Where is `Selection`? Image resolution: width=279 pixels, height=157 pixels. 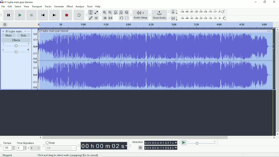
Selection is located at coordinates (137, 142).